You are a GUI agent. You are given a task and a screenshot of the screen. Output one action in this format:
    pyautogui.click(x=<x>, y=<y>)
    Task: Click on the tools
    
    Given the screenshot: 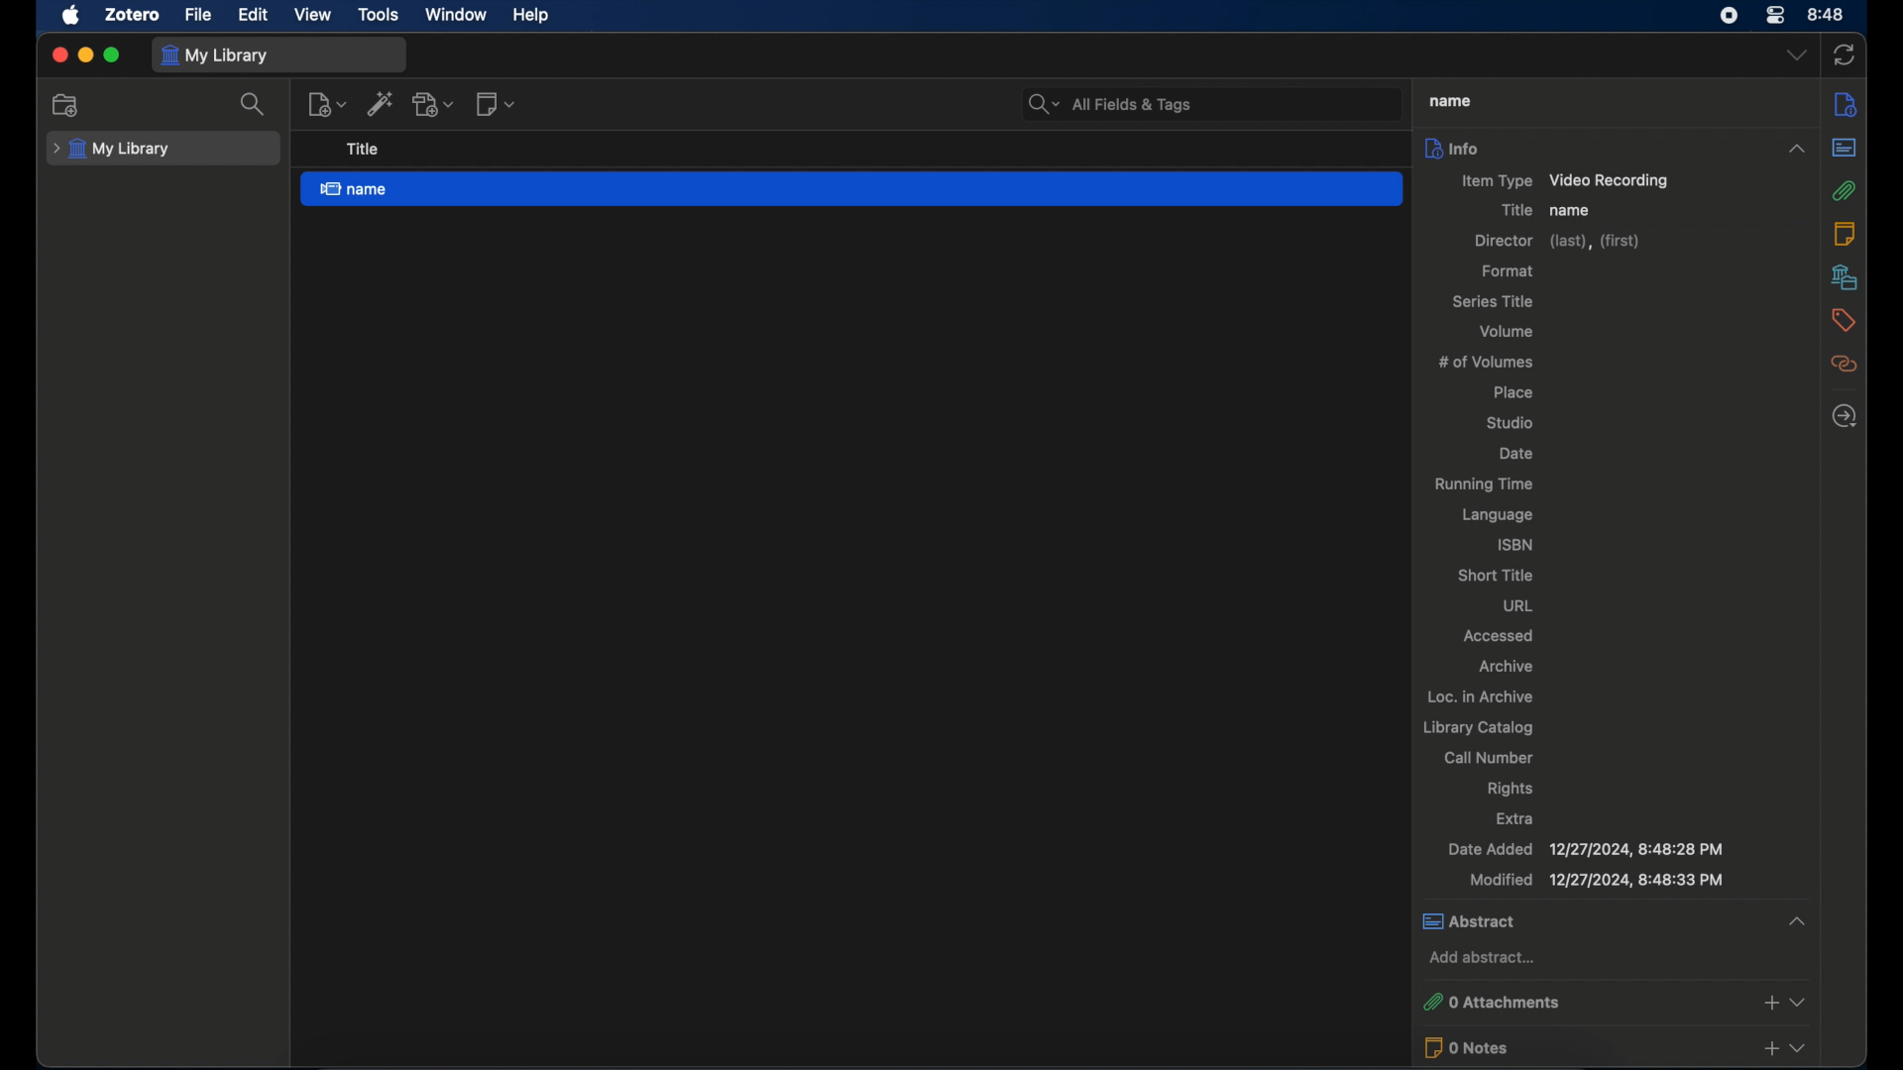 What is the action you would take?
    pyautogui.click(x=379, y=15)
    